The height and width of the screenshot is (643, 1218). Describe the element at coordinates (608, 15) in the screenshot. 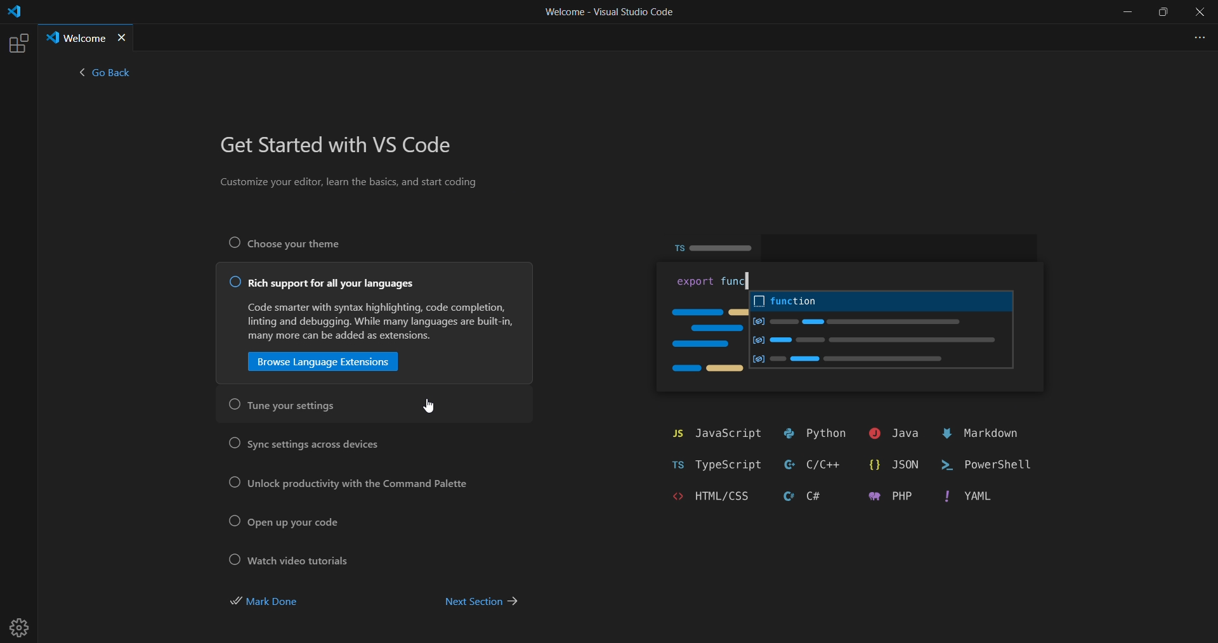

I see `Welcome - Visual Studio Code` at that location.